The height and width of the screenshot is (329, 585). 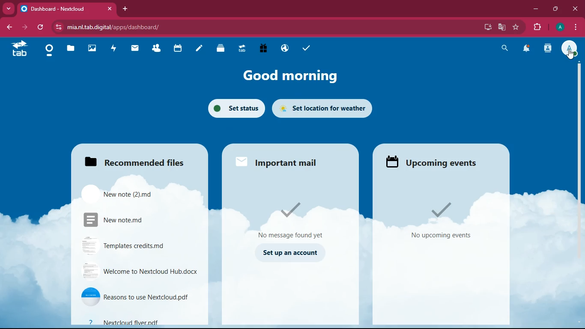 What do you see at coordinates (559, 27) in the screenshot?
I see `profile` at bounding box center [559, 27].